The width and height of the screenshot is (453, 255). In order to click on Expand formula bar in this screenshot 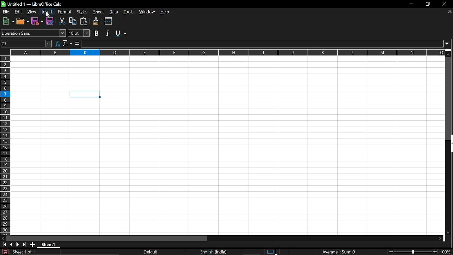, I will do `click(449, 44)`.